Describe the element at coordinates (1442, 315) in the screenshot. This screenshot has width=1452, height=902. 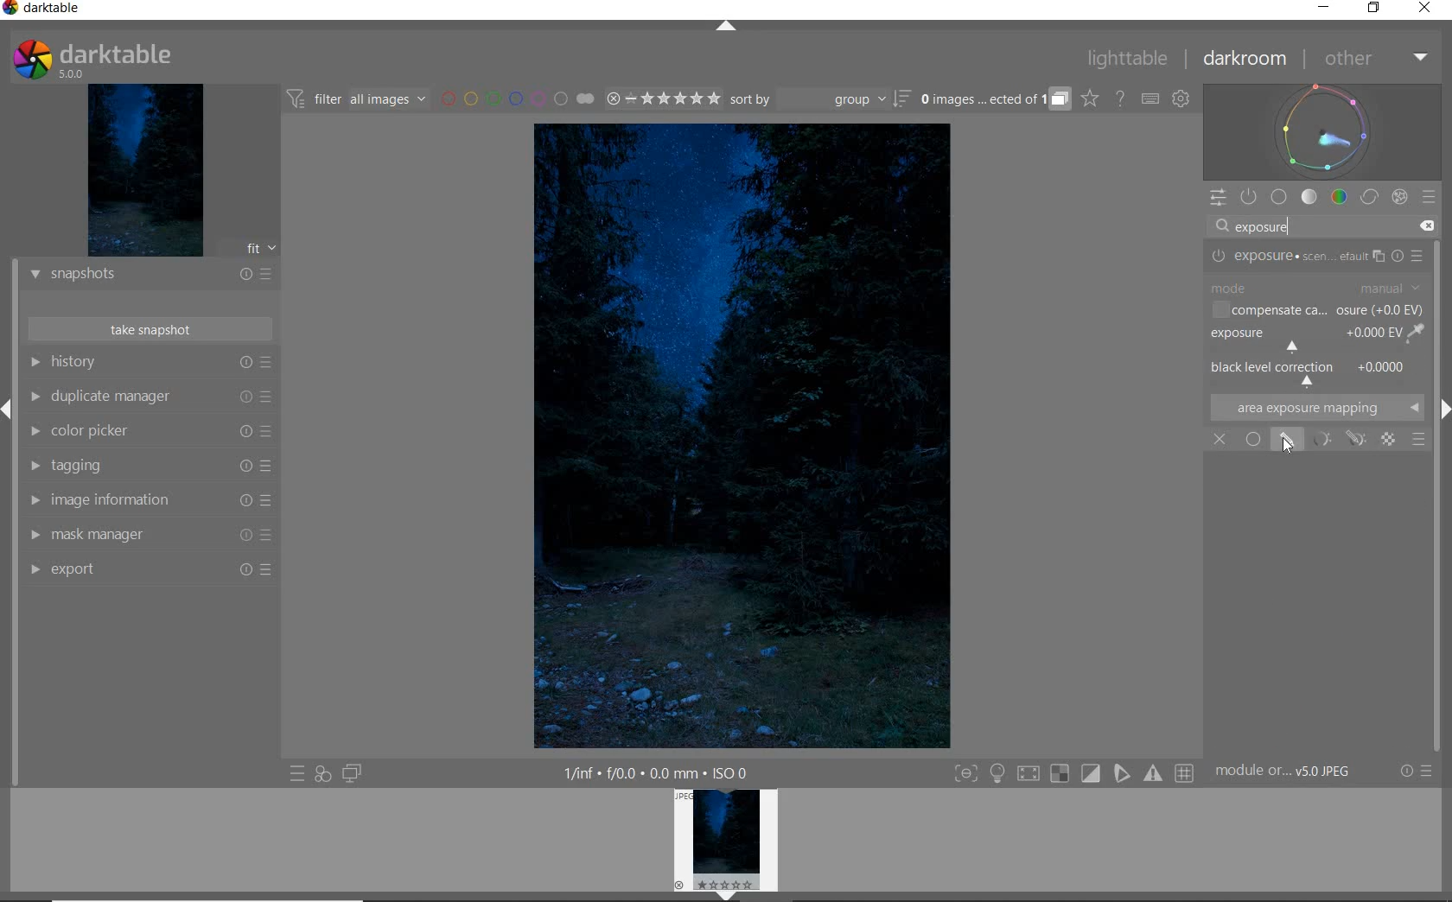
I see `SCROLLBAR` at that location.